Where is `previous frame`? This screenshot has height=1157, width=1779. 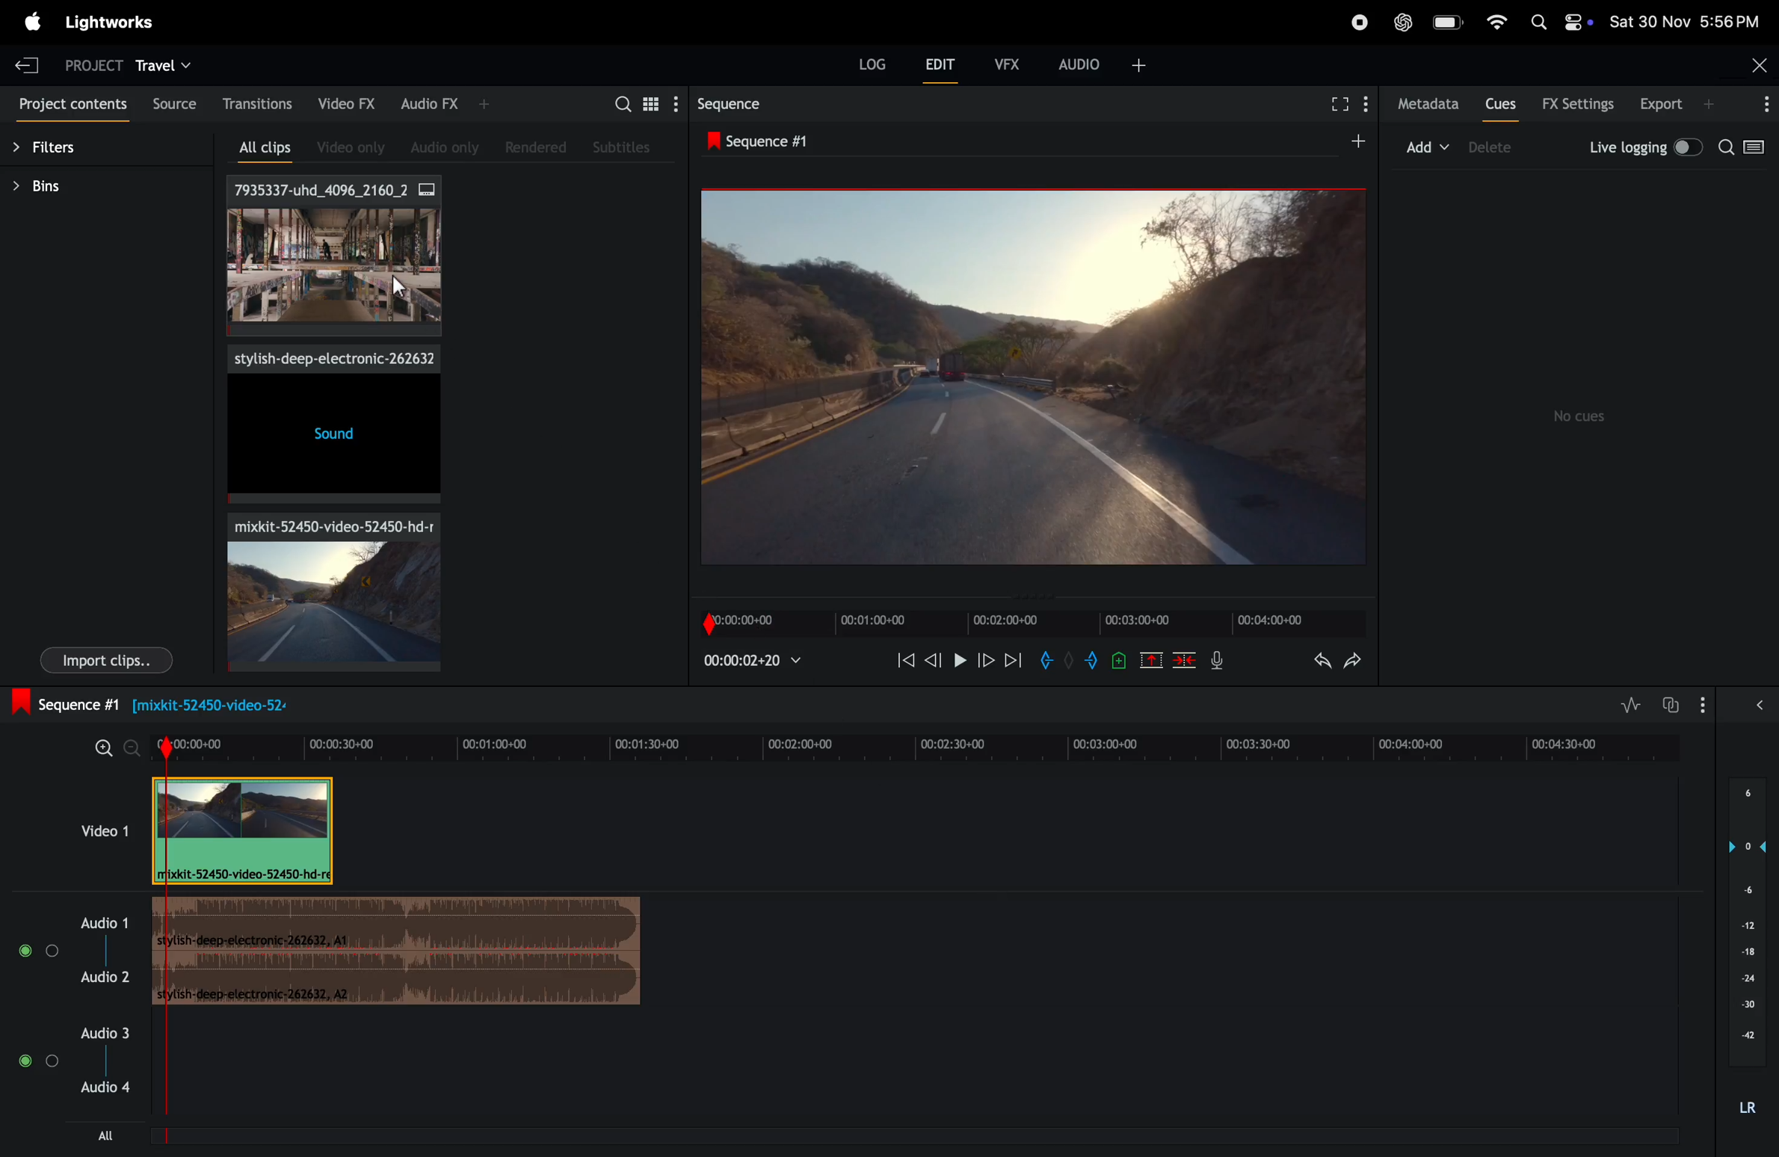
previous frame is located at coordinates (934, 660).